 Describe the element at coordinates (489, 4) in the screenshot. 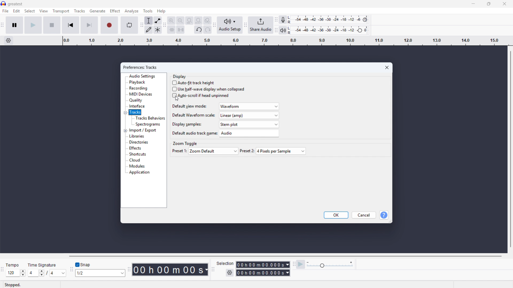

I see `Maximise ` at that location.